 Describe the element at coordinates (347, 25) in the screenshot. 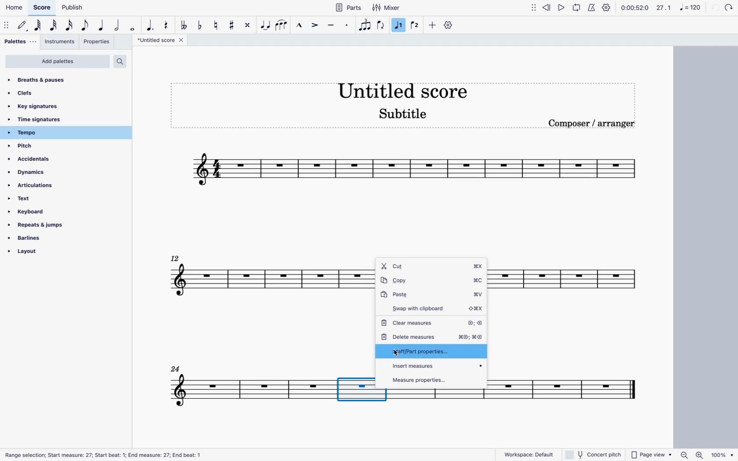

I see `staccato` at that location.